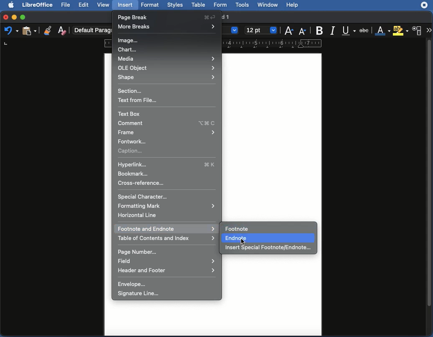 Image resolution: width=433 pixels, height=337 pixels. What do you see at coordinates (125, 5) in the screenshot?
I see `insert` at bounding box center [125, 5].